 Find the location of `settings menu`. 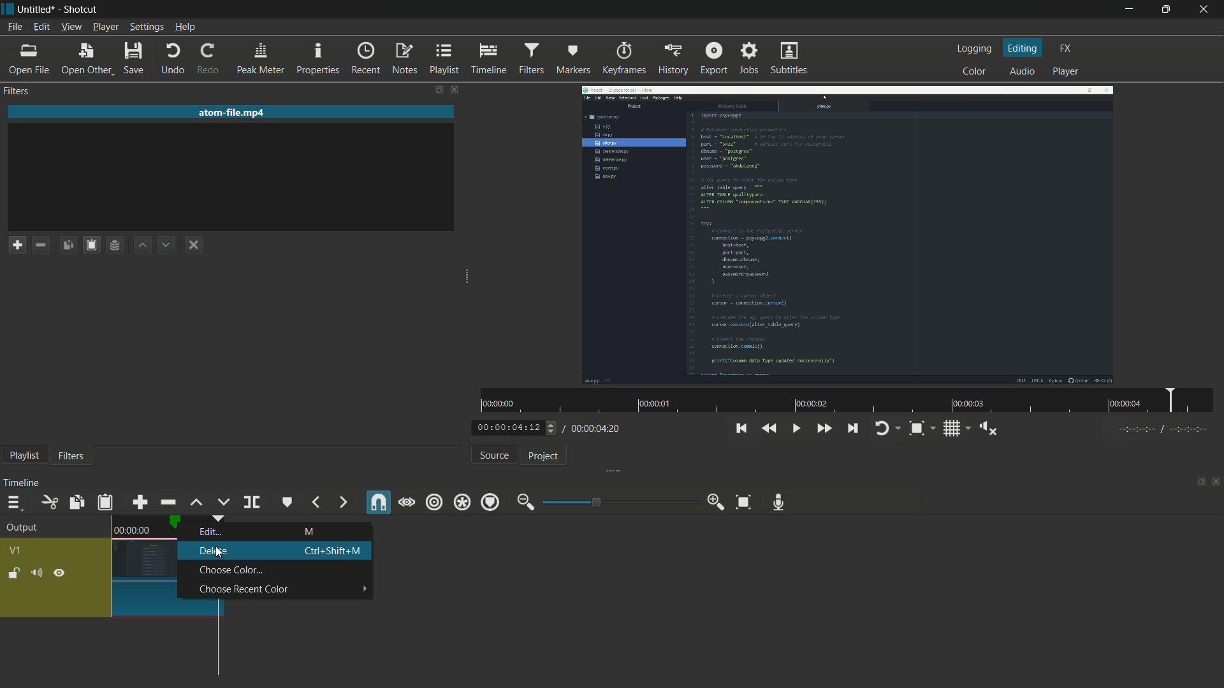

settings menu is located at coordinates (149, 27).